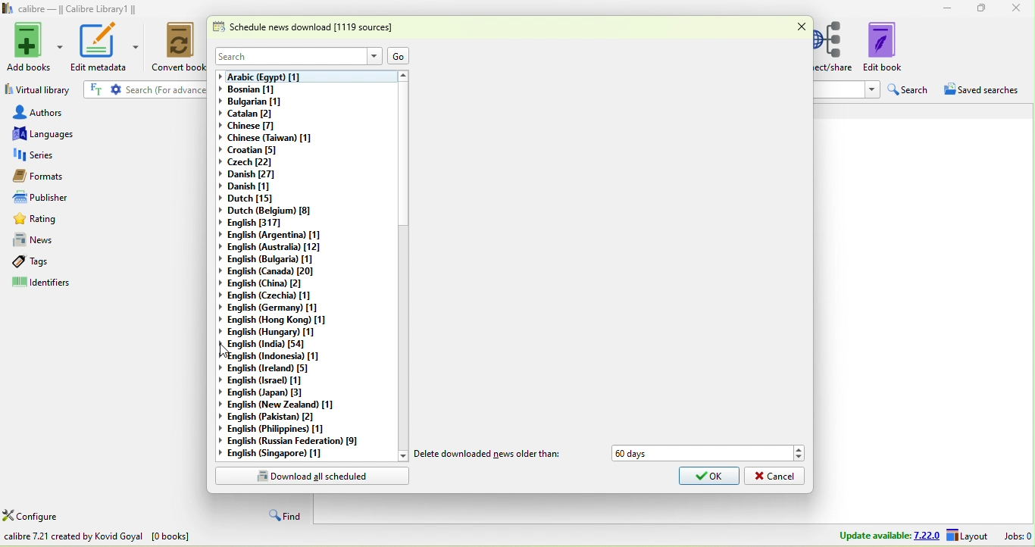  Describe the element at coordinates (1019, 537) in the screenshot. I see `jobs 0` at that location.